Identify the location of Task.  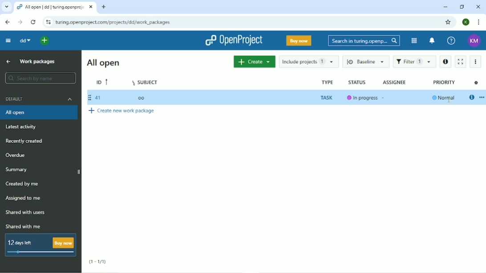
(328, 97).